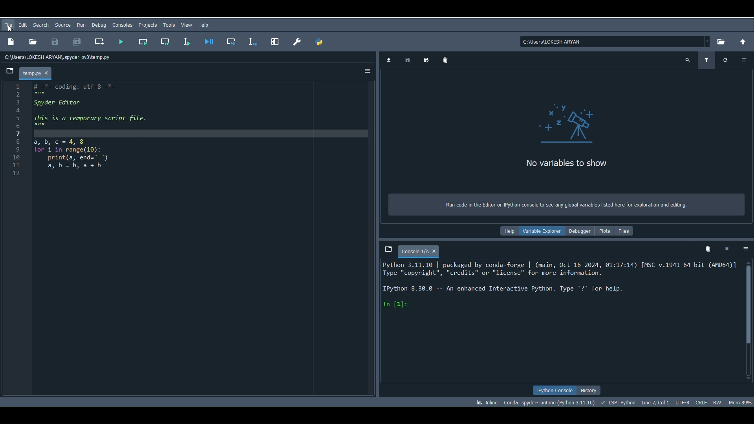 This screenshot has width=754, height=424. I want to click on , so click(273, 40).